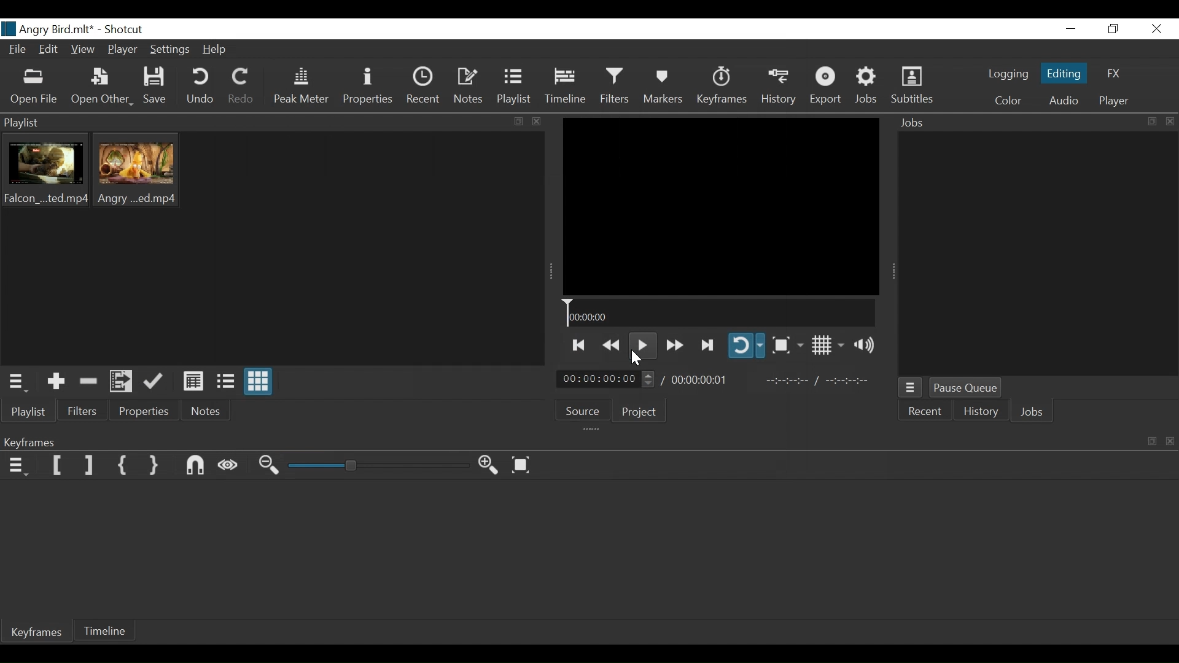 This screenshot has width=1179, height=663. What do you see at coordinates (1037, 252) in the screenshot?
I see `Jobs Panel` at bounding box center [1037, 252].